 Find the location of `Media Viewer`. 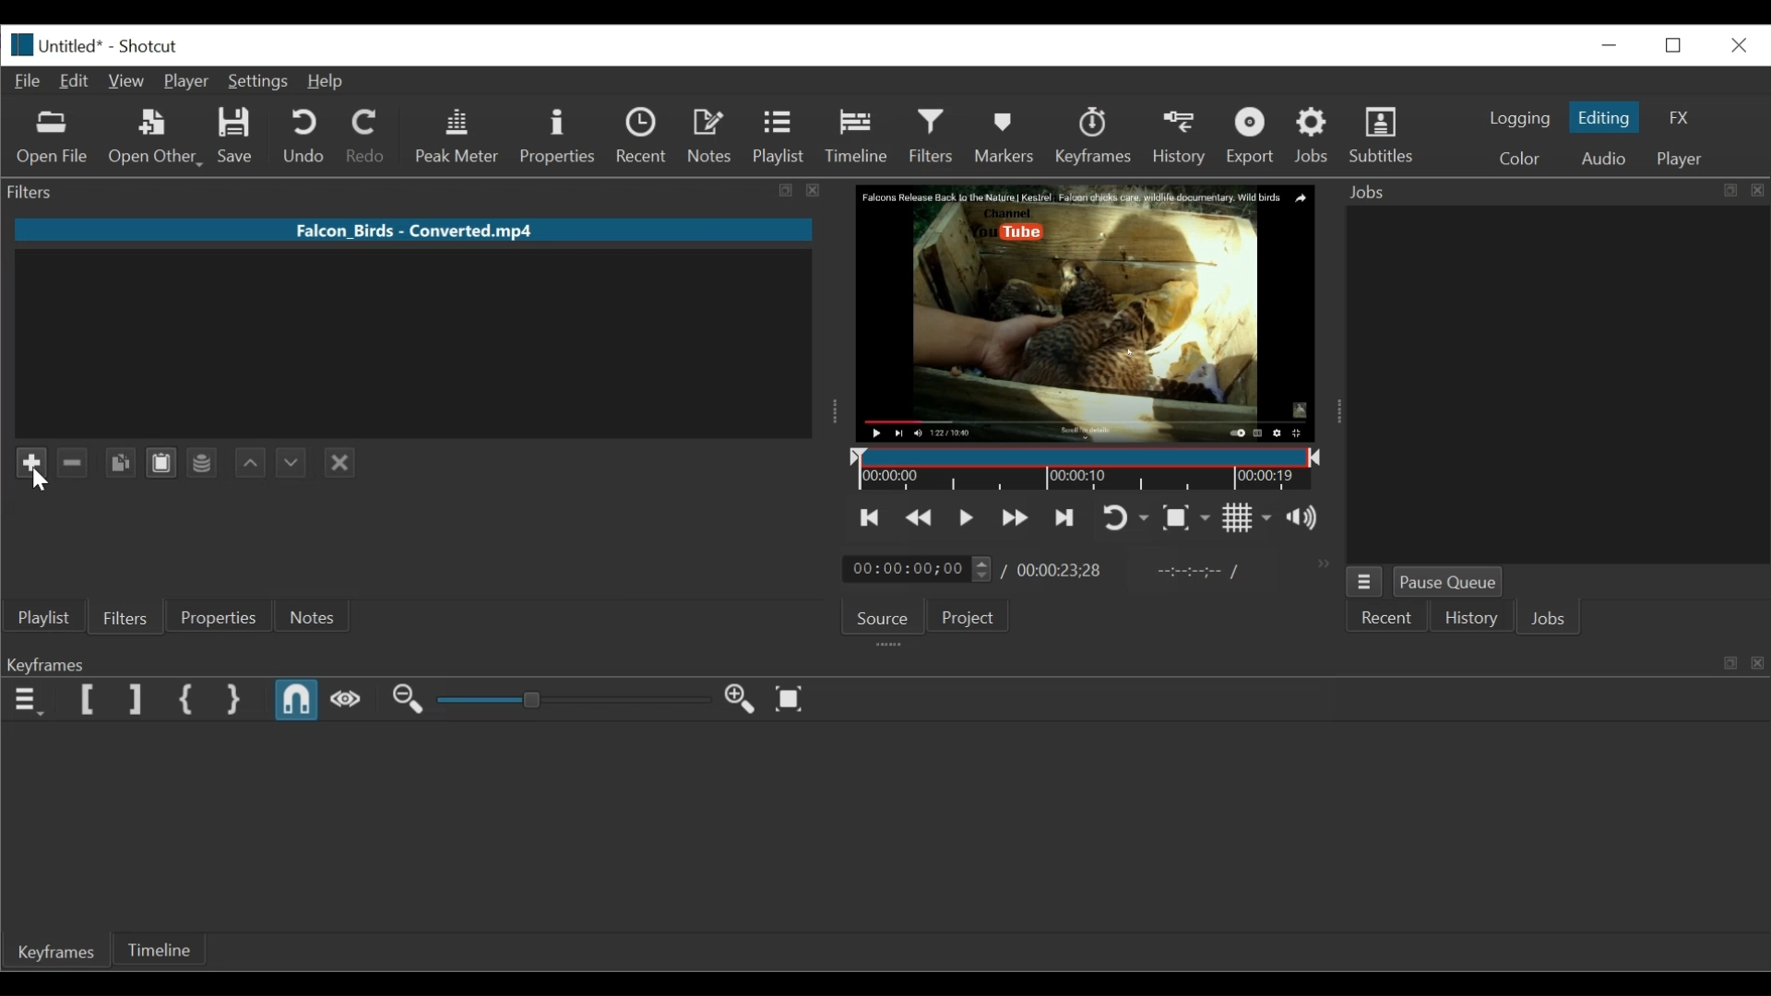

Media Viewer is located at coordinates (1082, 313).